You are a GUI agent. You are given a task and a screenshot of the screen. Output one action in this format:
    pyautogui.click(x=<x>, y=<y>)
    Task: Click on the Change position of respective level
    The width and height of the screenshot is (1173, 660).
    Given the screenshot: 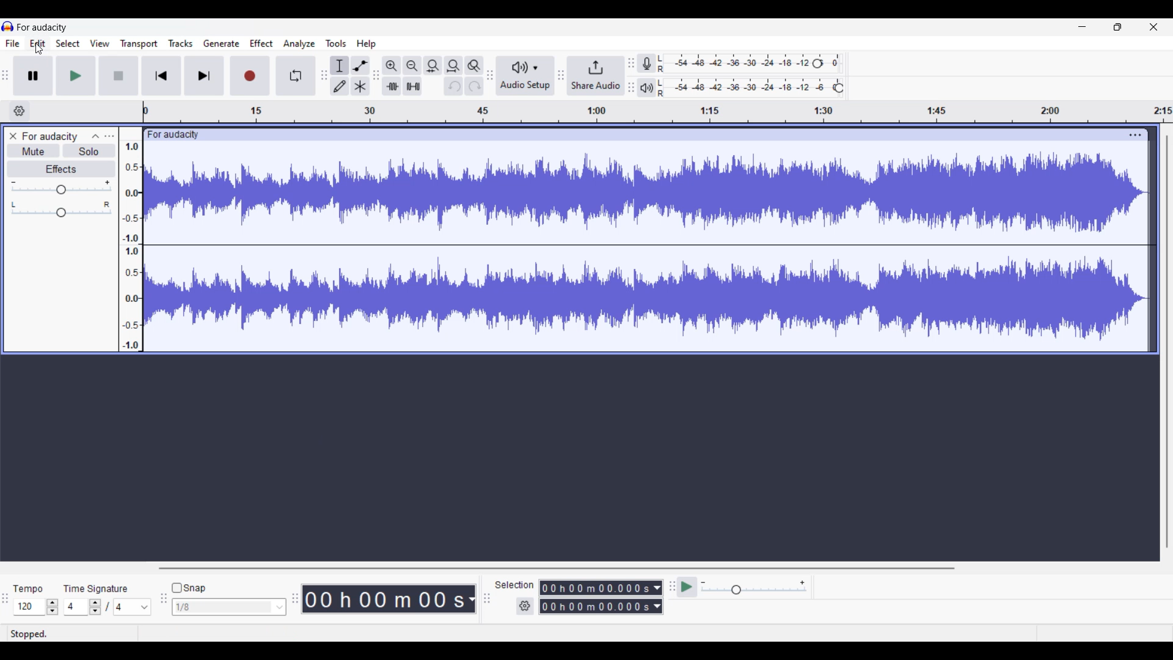 What is the action you would take?
    pyautogui.click(x=631, y=75)
    